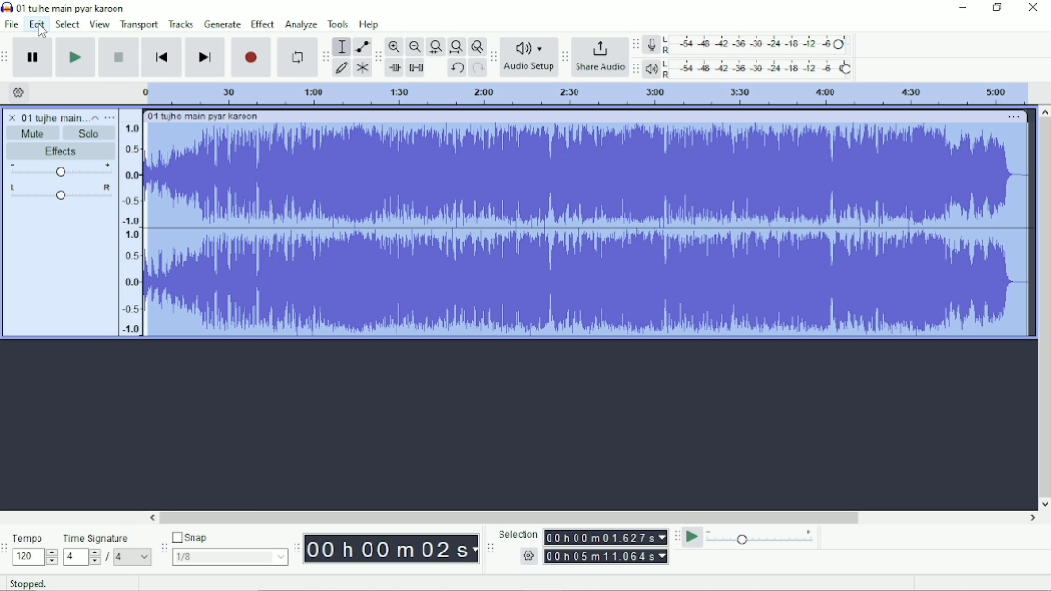 The width and height of the screenshot is (1051, 591). Describe the element at coordinates (130, 223) in the screenshot. I see `Sound` at that location.